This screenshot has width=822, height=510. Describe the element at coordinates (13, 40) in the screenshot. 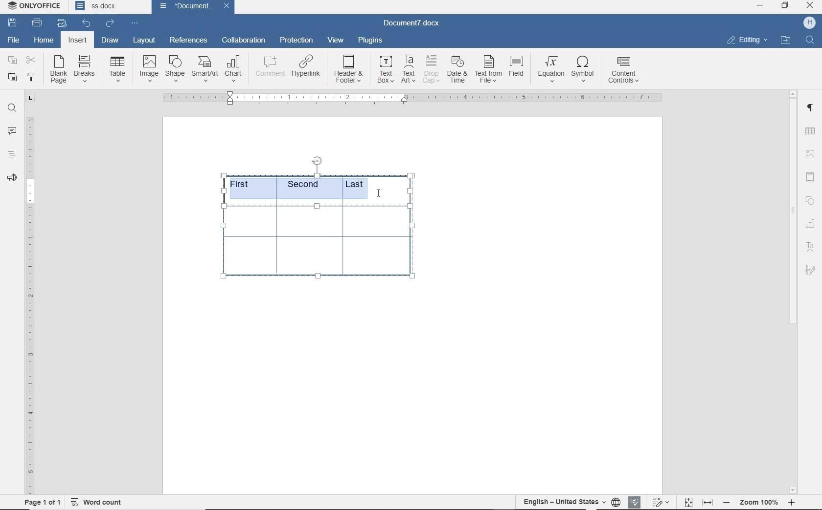

I see `file` at that location.